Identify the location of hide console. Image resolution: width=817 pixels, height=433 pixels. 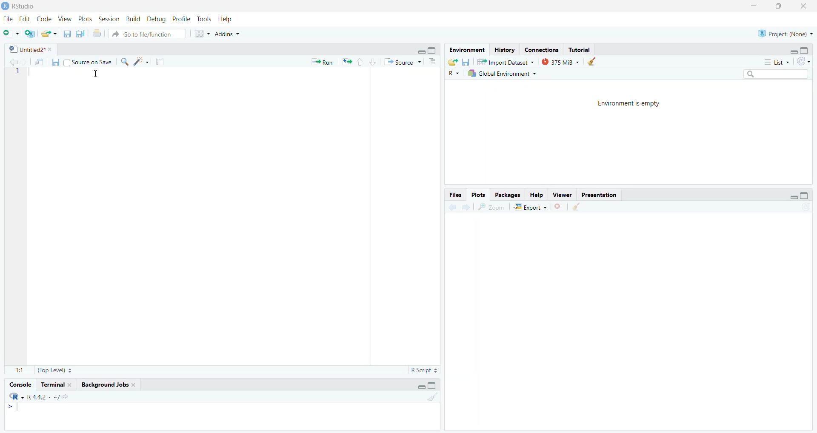
(434, 386).